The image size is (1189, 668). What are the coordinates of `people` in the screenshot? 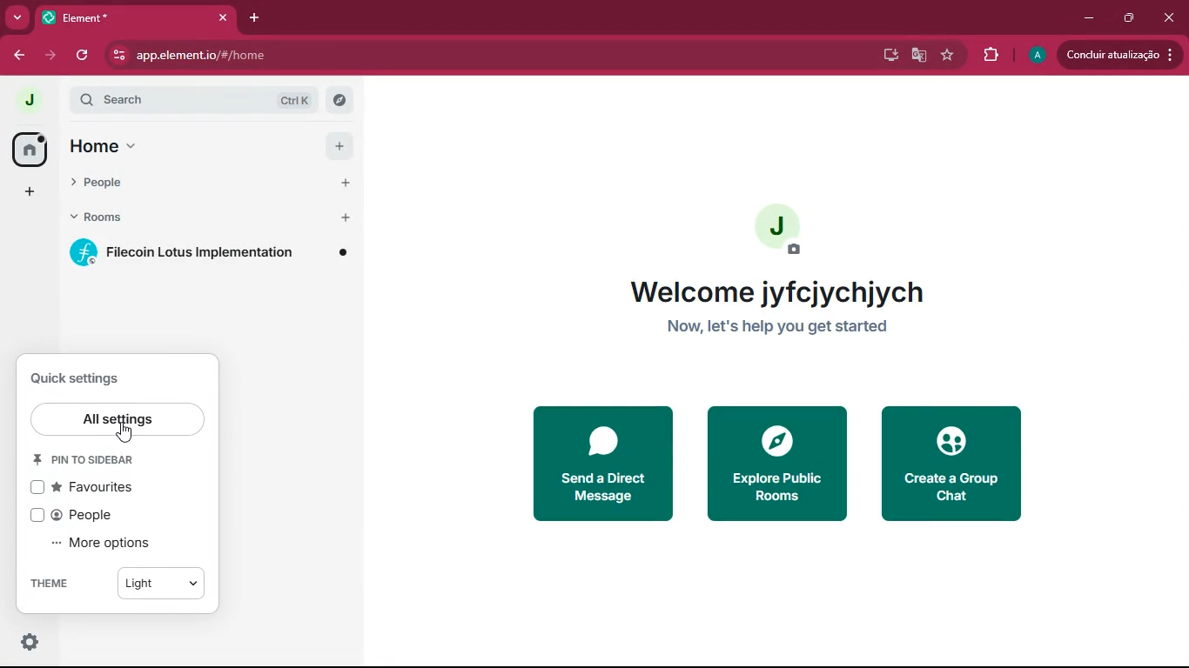 It's located at (205, 184).